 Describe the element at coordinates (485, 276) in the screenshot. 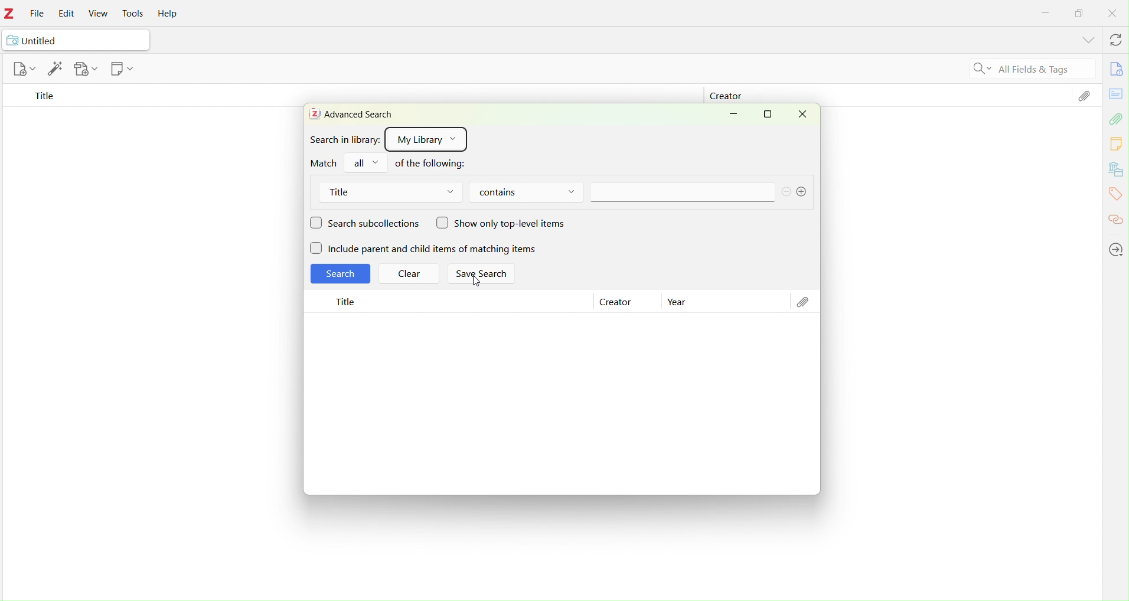

I see `Save search` at that location.